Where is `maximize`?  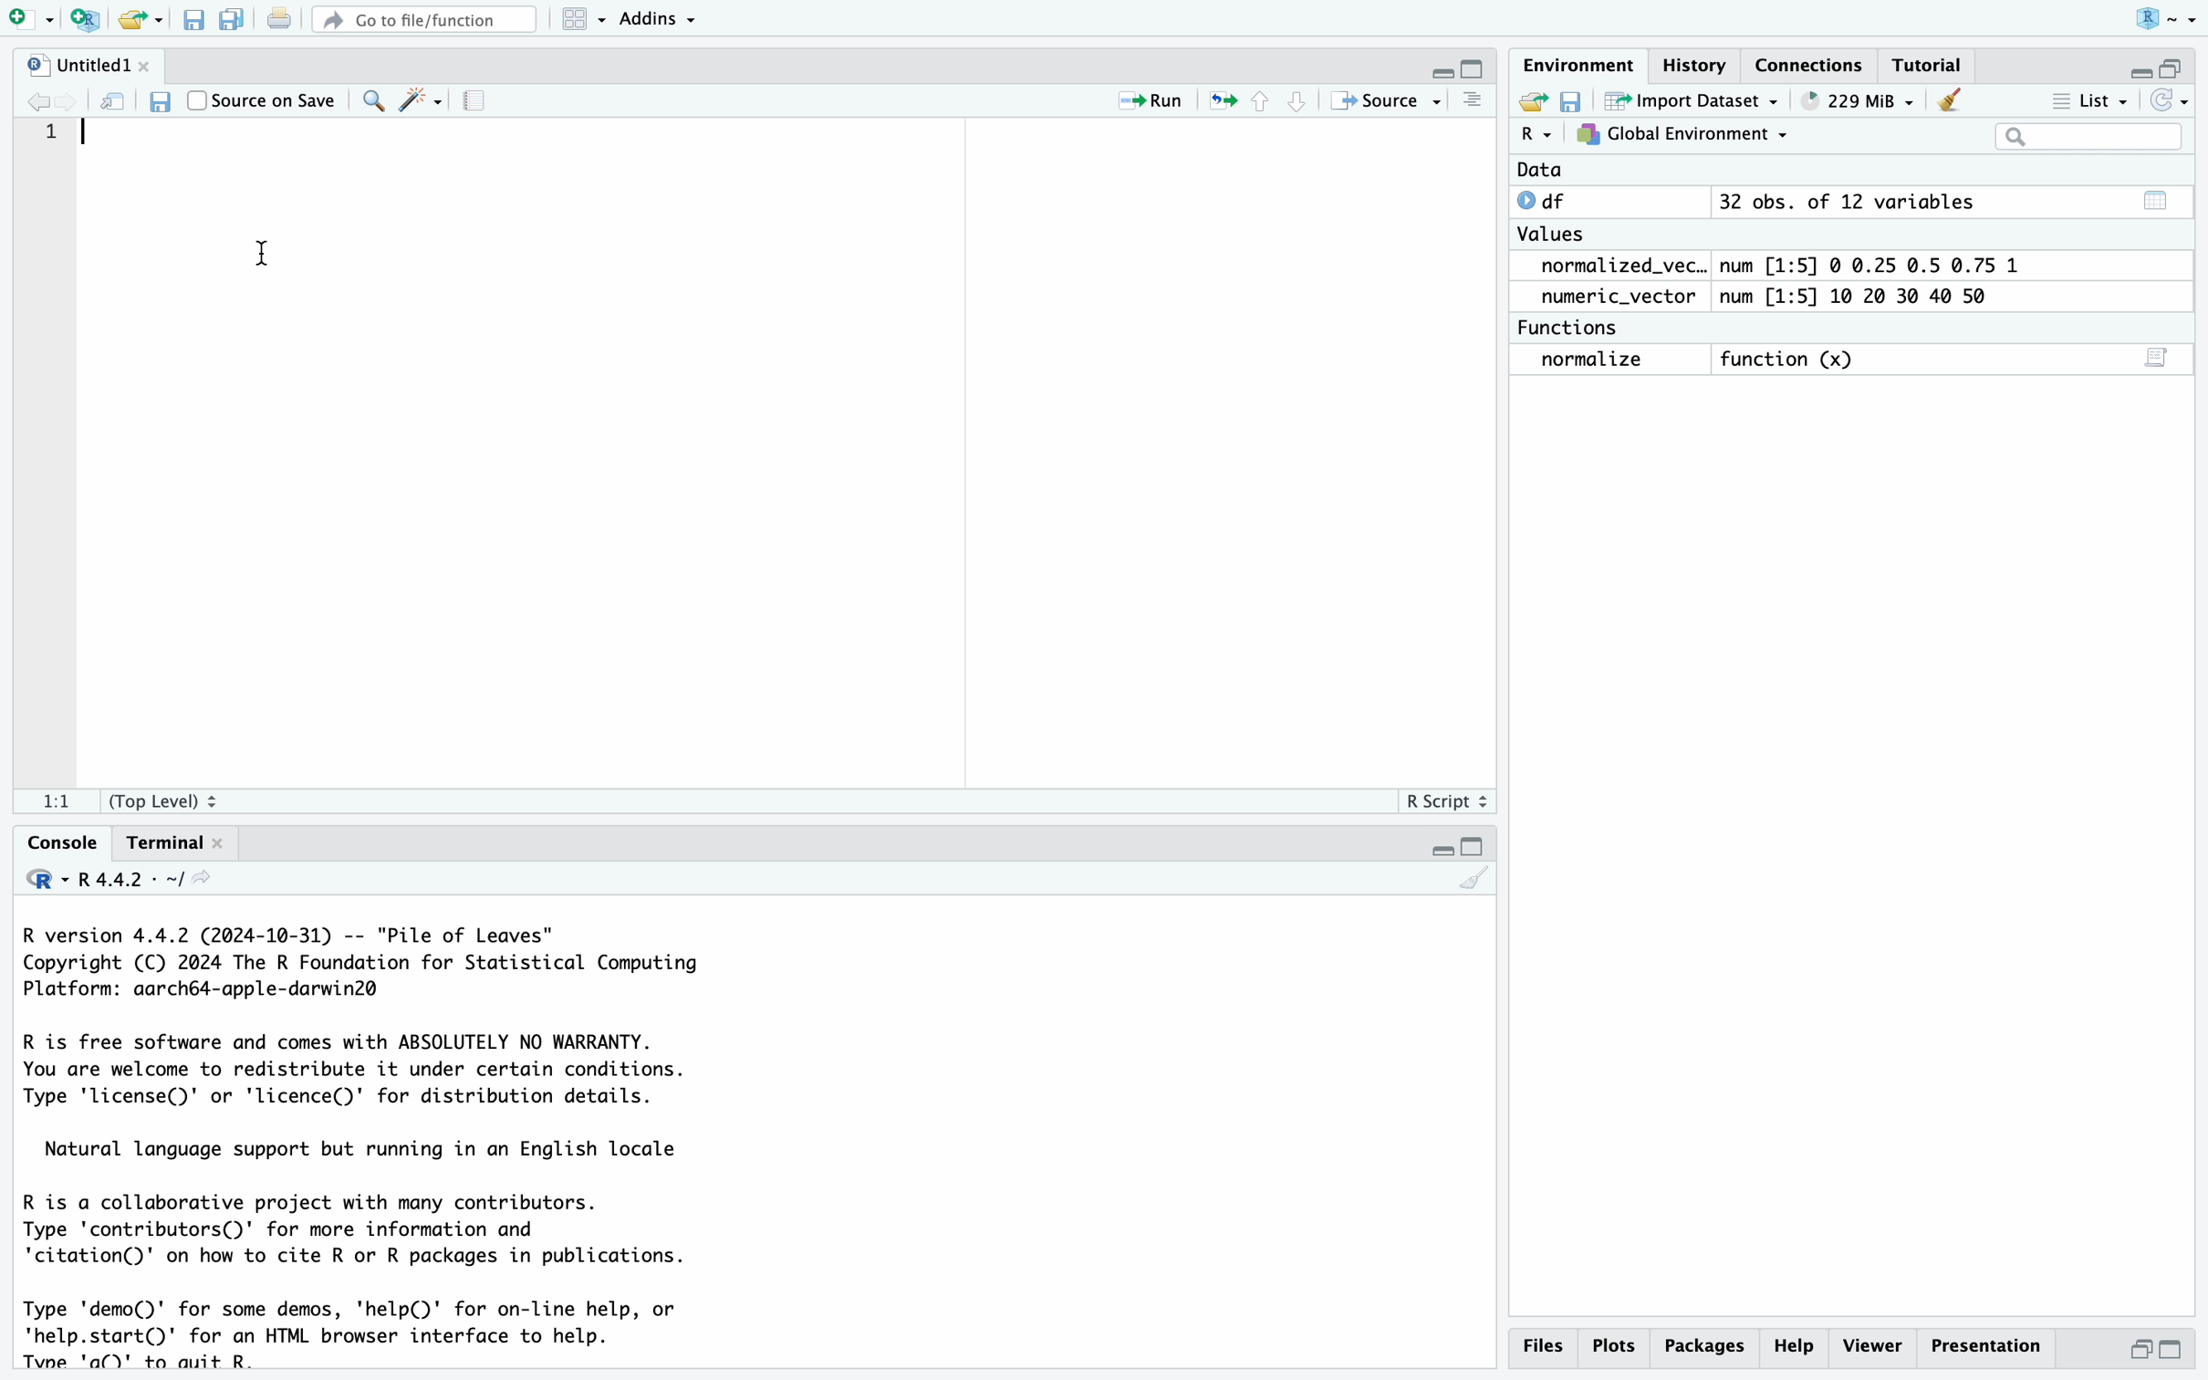 maximize is located at coordinates (2173, 68).